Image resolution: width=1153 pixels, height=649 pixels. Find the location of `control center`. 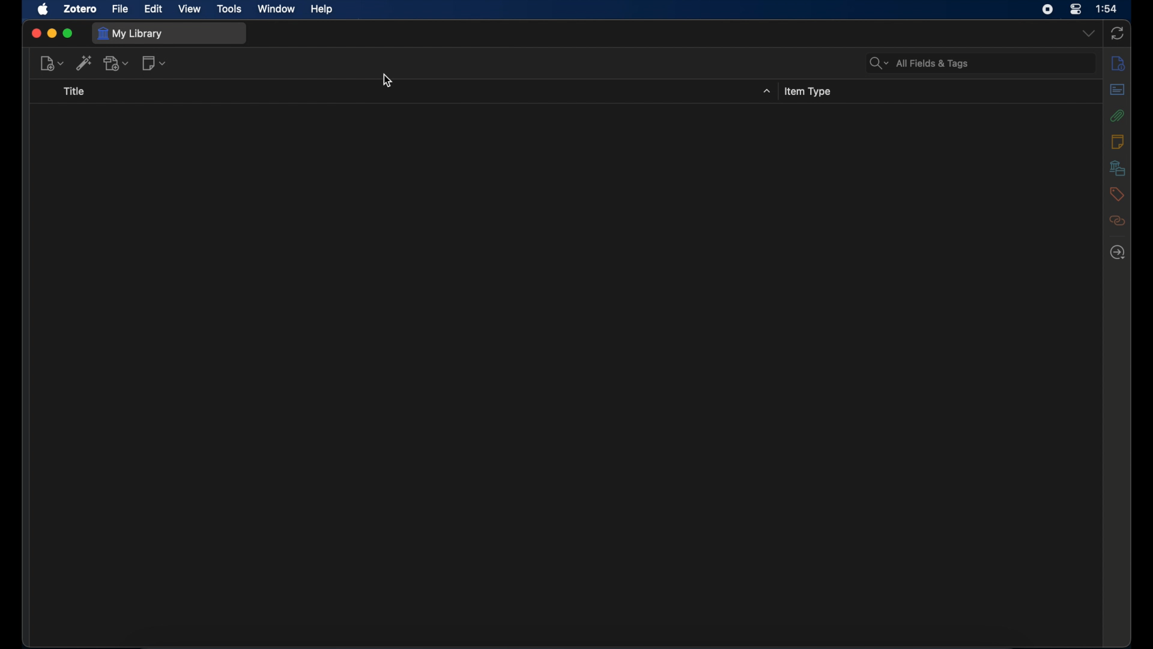

control center is located at coordinates (1075, 8).